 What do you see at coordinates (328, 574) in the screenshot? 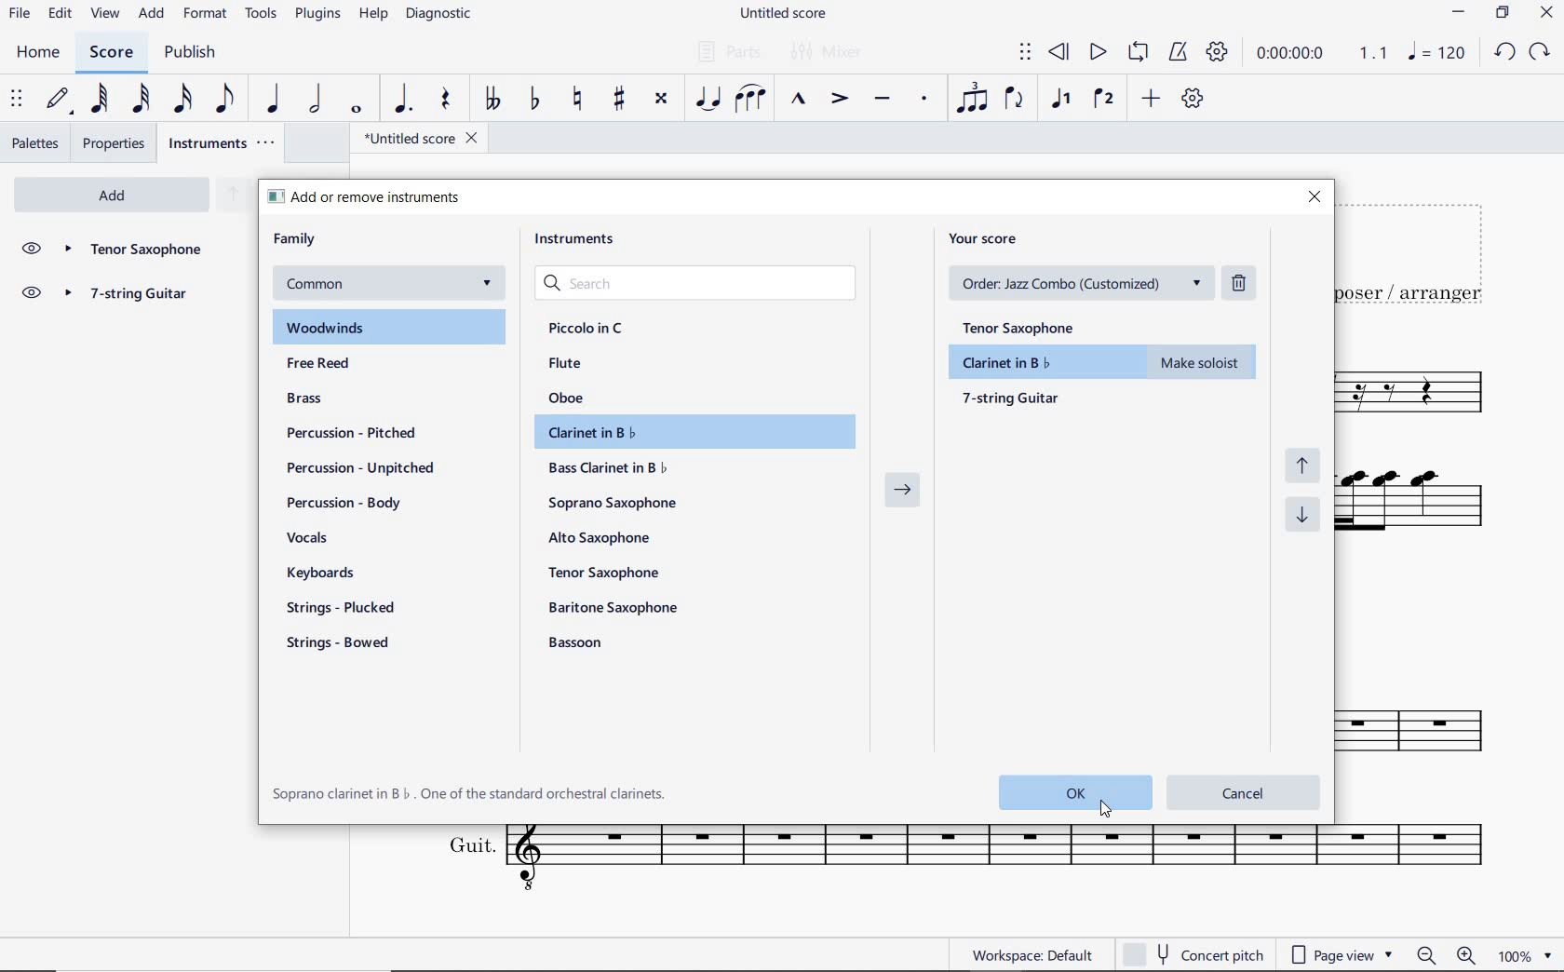
I see `keyboards` at bounding box center [328, 574].